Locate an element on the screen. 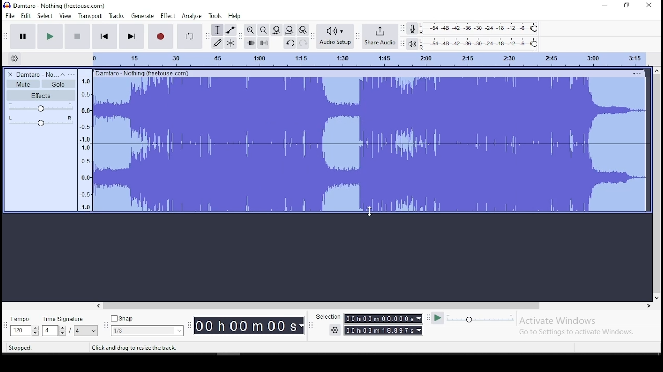  Maximize is located at coordinates (627, 6).